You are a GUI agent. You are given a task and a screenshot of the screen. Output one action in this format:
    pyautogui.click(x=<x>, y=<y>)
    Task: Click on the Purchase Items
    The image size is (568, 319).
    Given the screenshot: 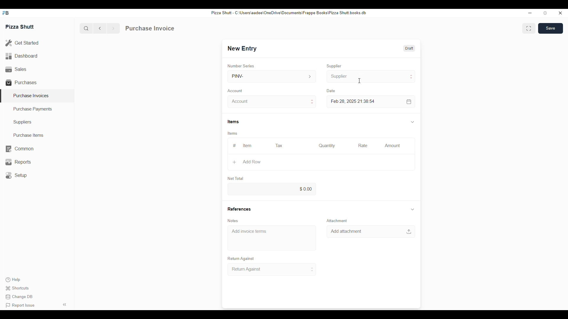 What is the action you would take?
    pyautogui.click(x=26, y=135)
    